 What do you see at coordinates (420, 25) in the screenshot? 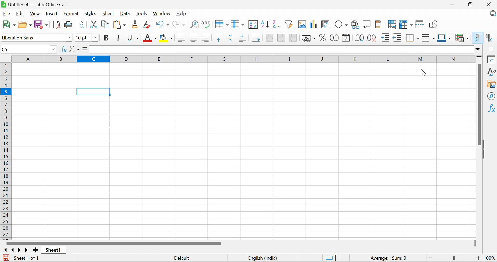
I see `Split window` at bounding box center [420, 25].